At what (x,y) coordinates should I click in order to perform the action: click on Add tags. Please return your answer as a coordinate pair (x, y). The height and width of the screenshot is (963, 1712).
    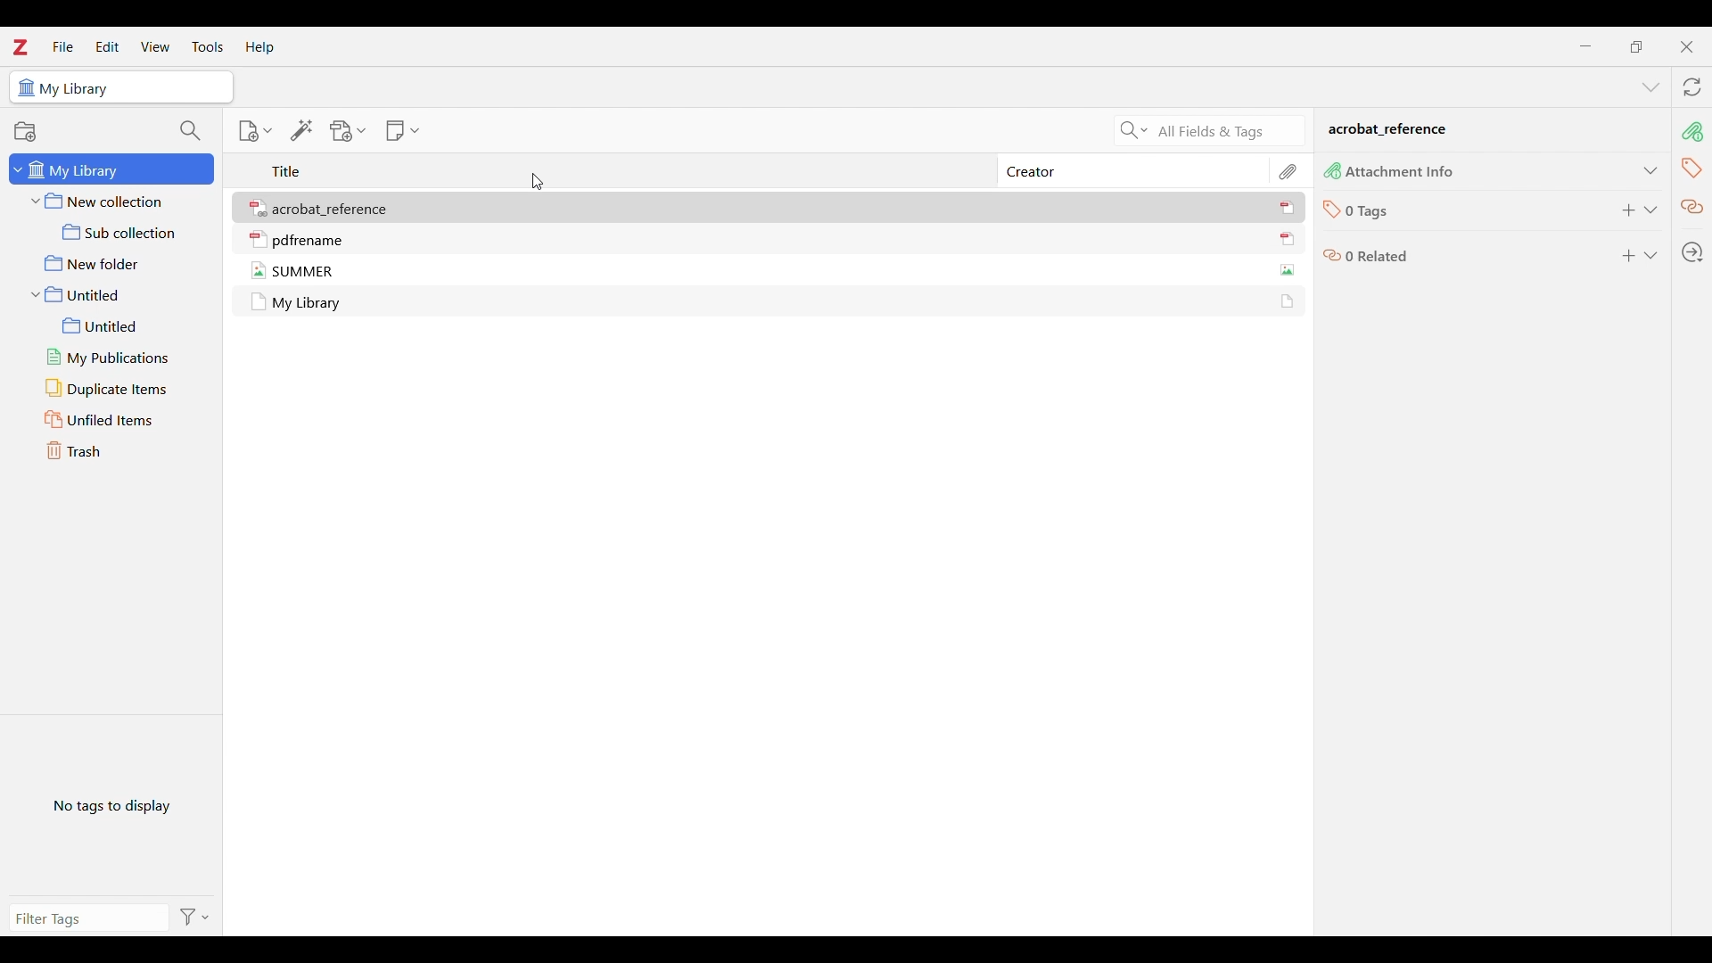
    Looking at the image, I should click on (1630, 210).